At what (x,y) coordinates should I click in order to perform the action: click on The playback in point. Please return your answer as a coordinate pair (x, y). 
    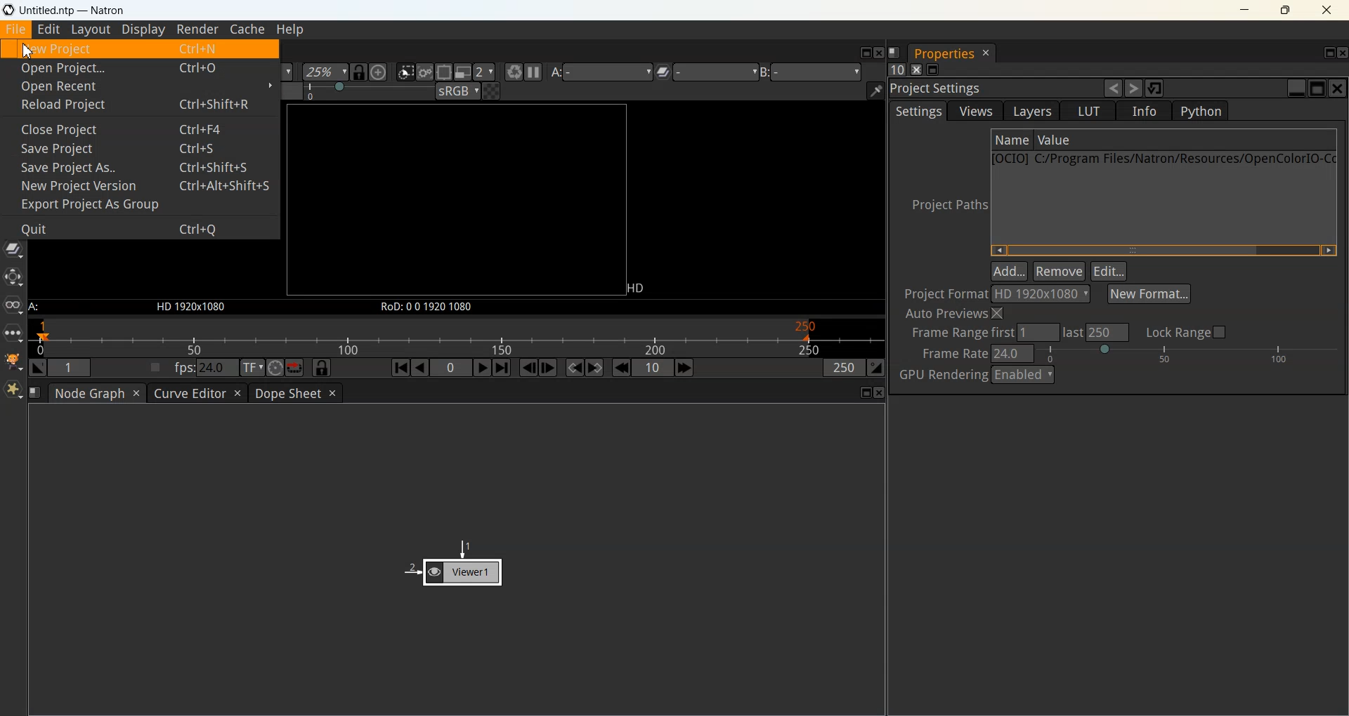
    Looking at the image, I should click on (71, 366).